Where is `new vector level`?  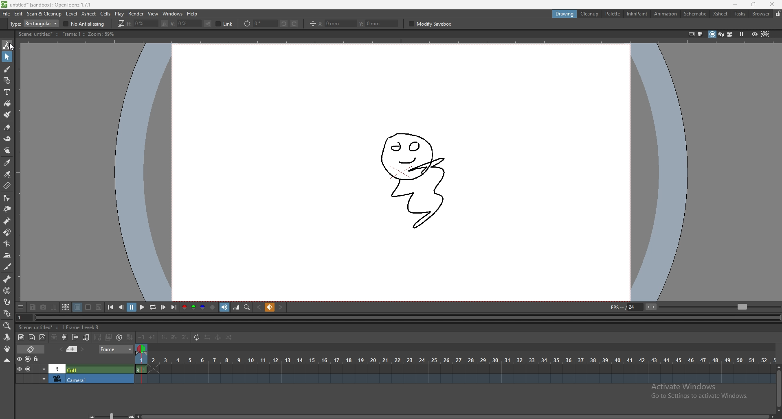 new vector level is located at coordinates (43, 337).